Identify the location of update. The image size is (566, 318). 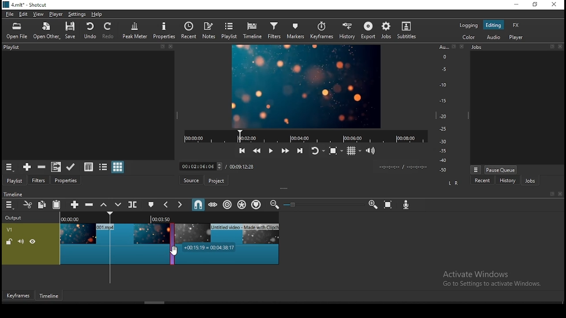
(70, 166).